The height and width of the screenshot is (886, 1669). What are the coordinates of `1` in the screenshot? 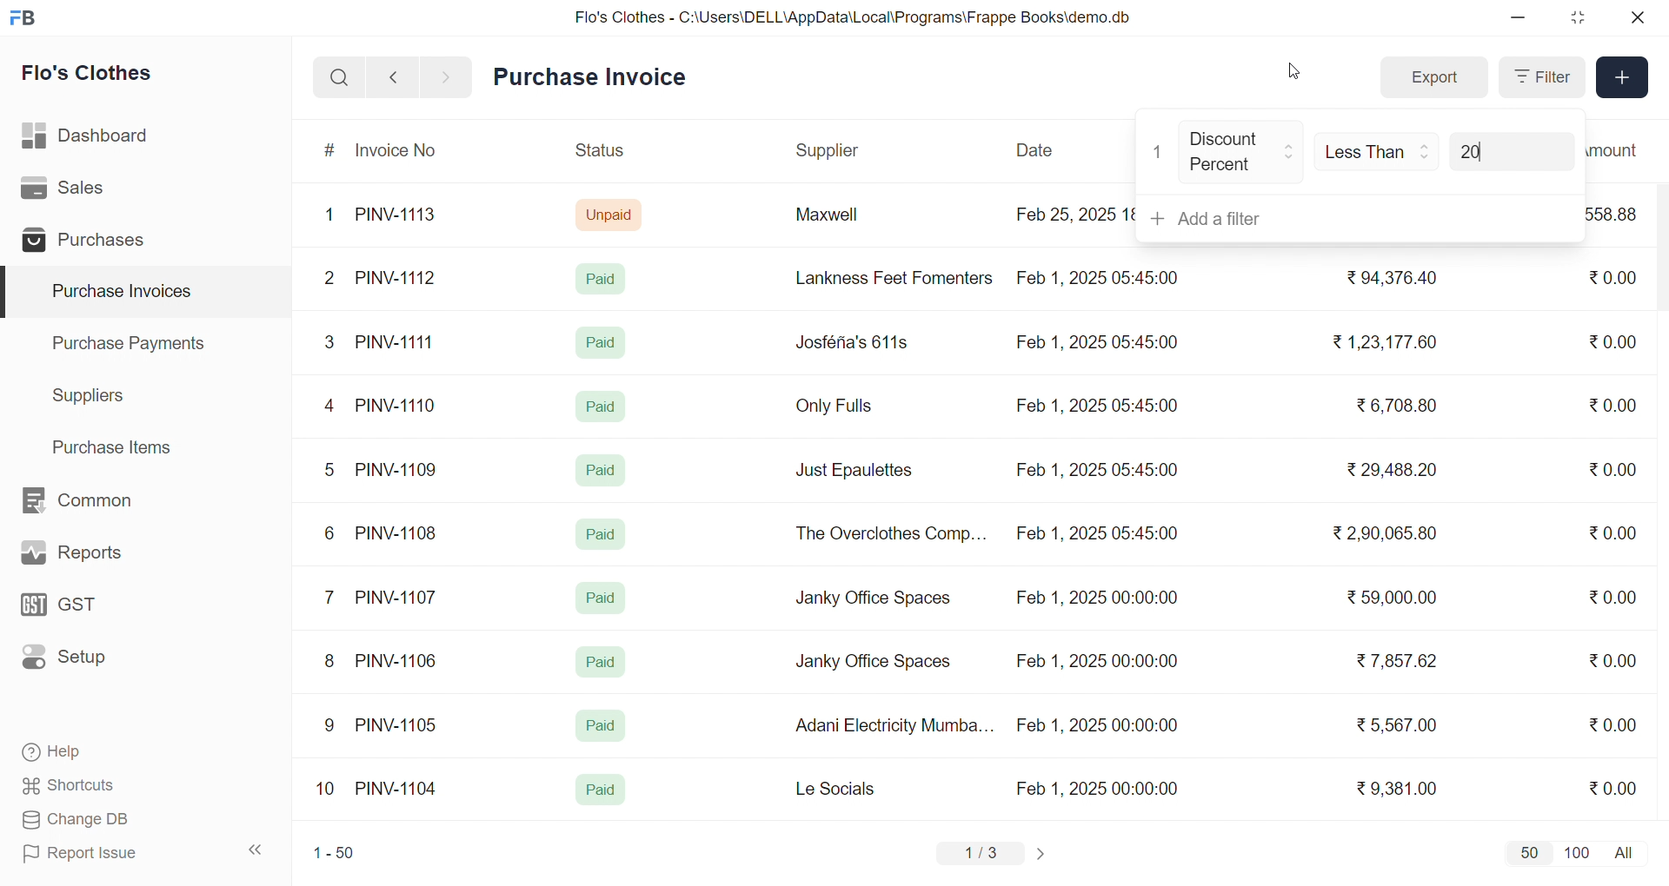 It's located at (1157, 149).